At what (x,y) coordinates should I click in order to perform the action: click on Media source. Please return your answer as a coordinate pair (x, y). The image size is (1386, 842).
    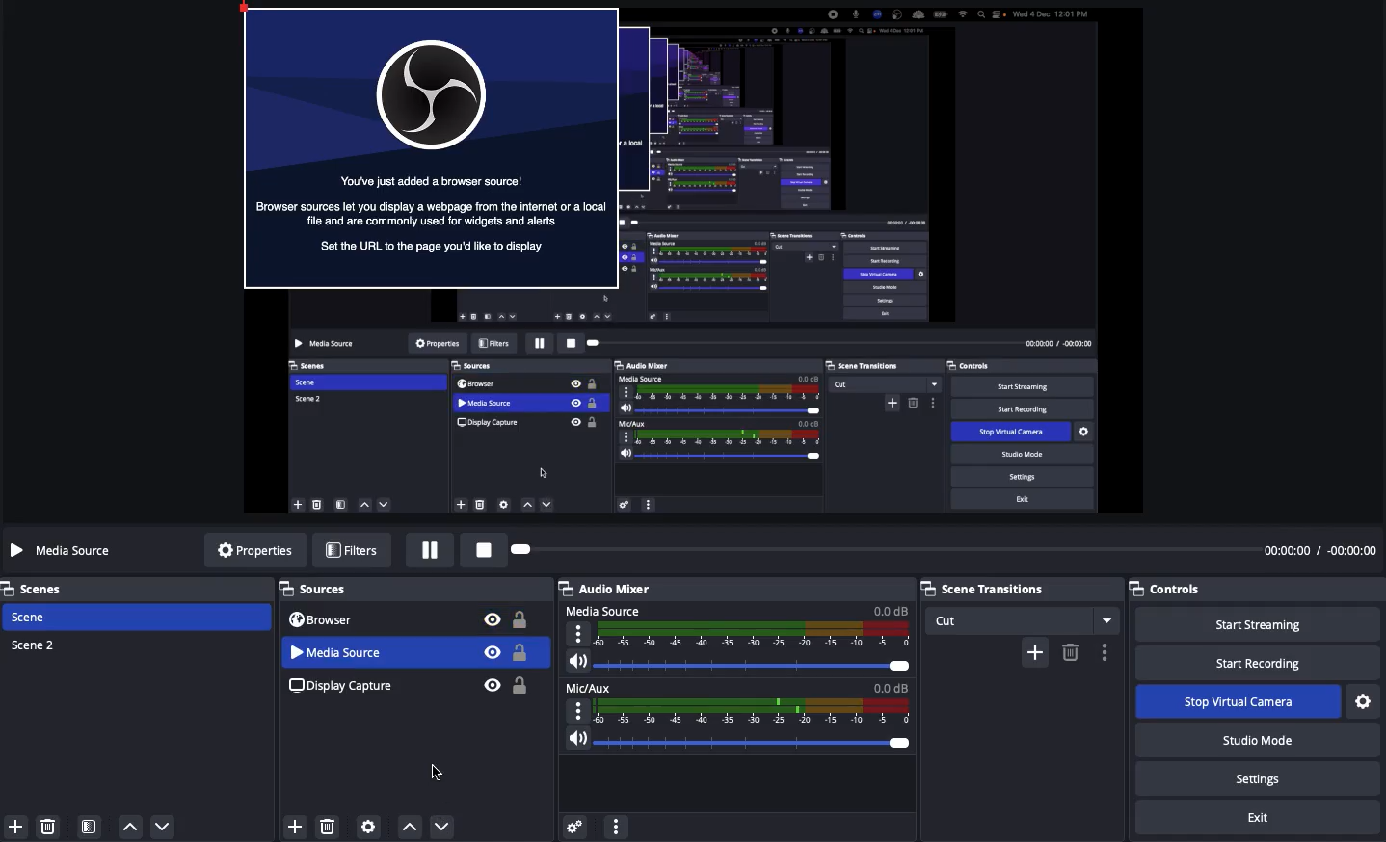
    Looking at the image, I should click on (736, 625).